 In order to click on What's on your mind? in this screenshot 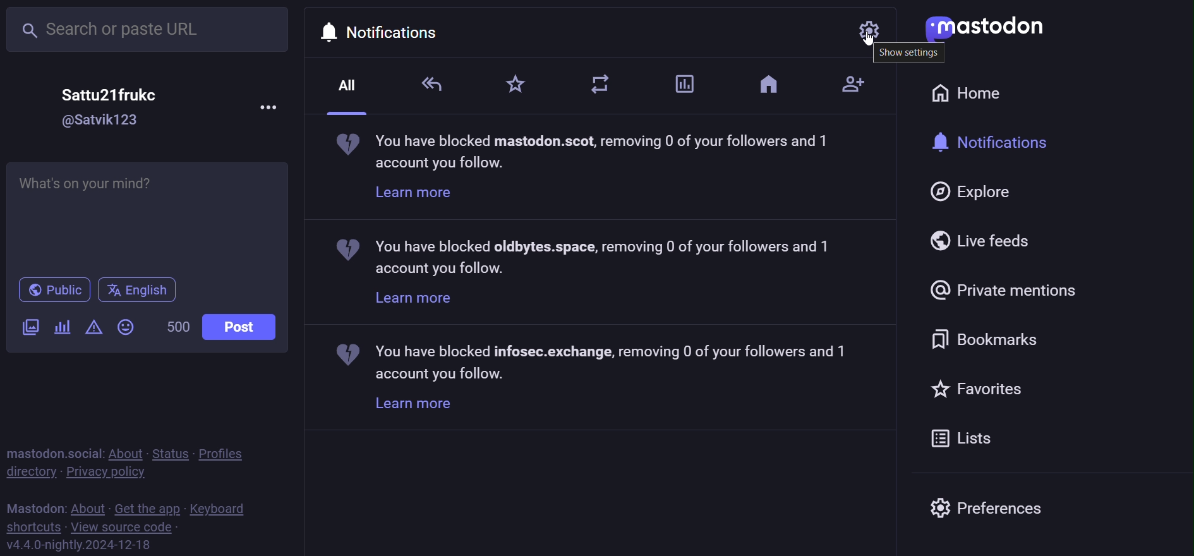, I will do `click(149, 217)`.